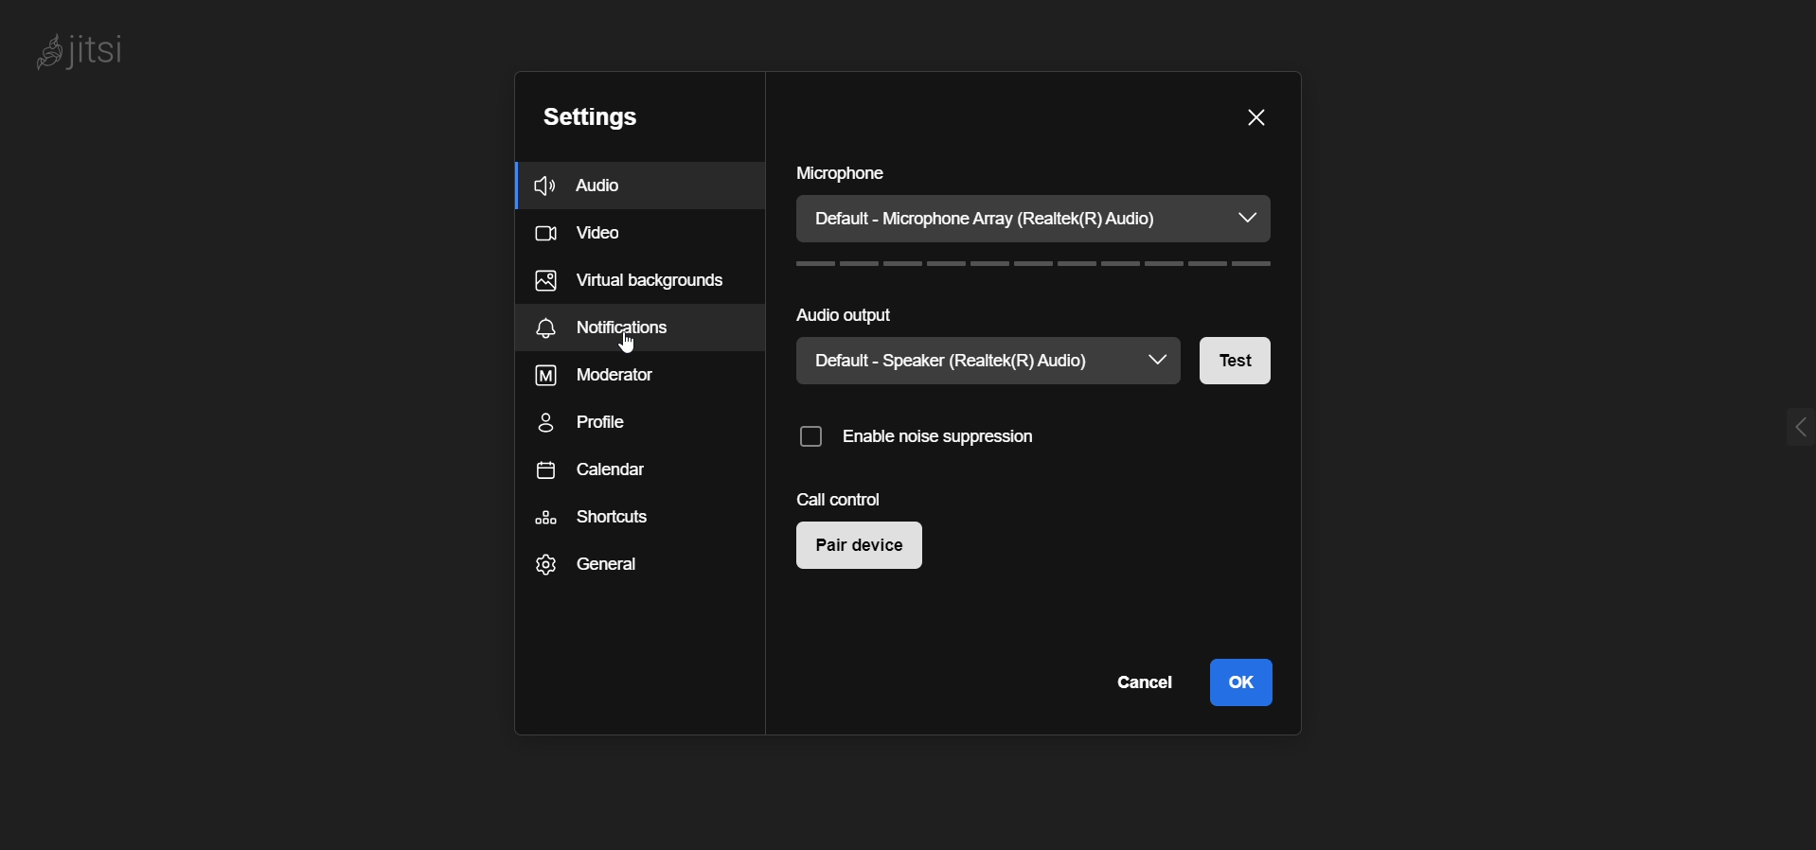  Describe the element at coordinates (641, 280) in the screenshot. I see `virtual backgrounds` at that location.